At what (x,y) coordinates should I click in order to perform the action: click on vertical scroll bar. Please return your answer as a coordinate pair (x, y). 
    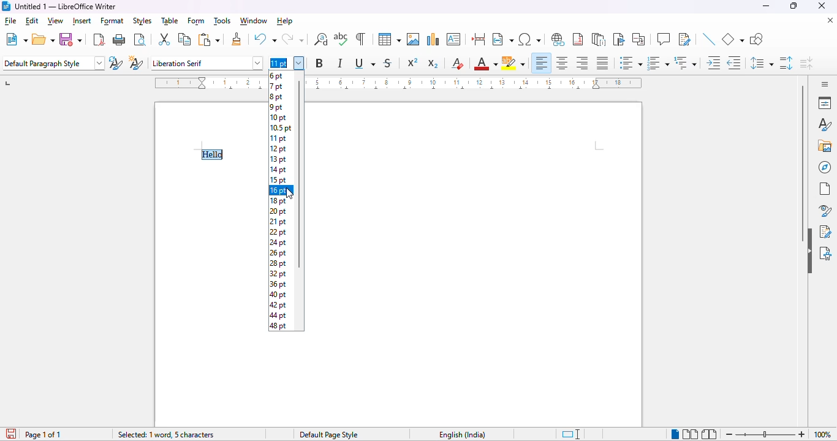
    Looking at the image, I should click on (803, 164).